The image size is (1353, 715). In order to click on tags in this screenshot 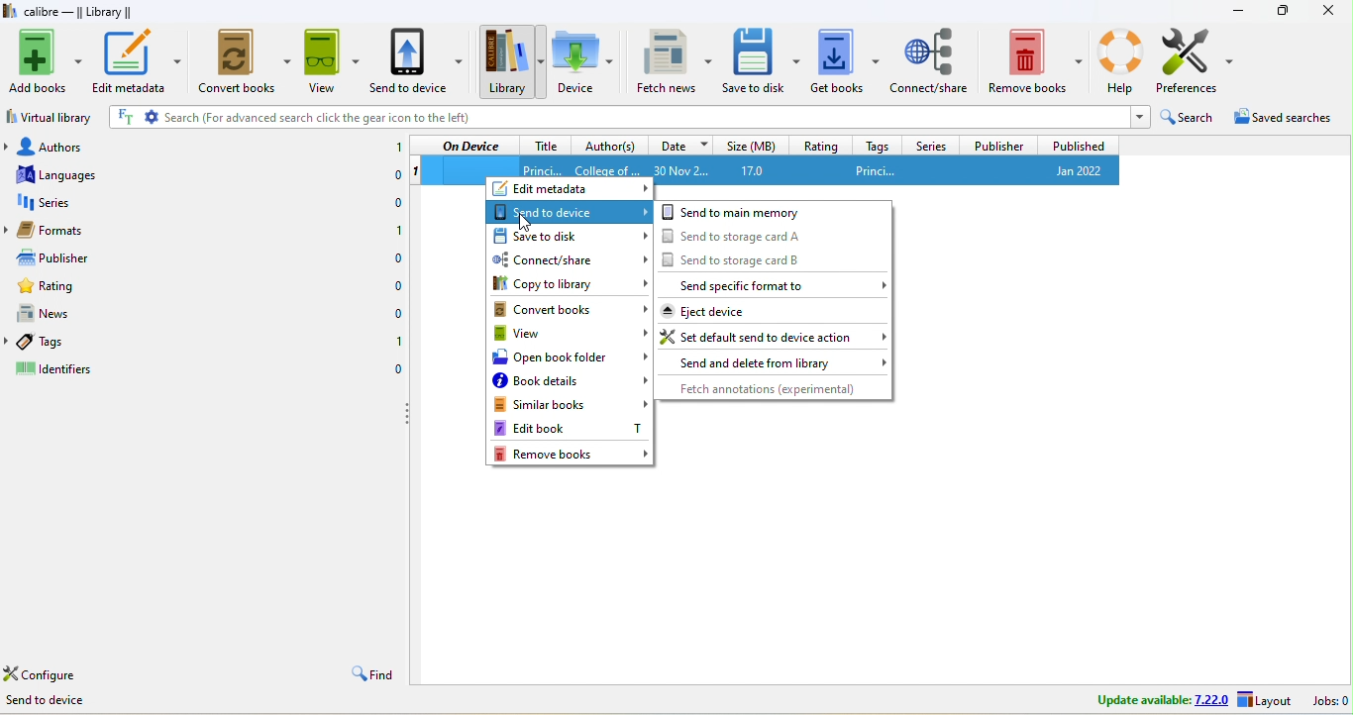, I will do `click(874, 145)`.